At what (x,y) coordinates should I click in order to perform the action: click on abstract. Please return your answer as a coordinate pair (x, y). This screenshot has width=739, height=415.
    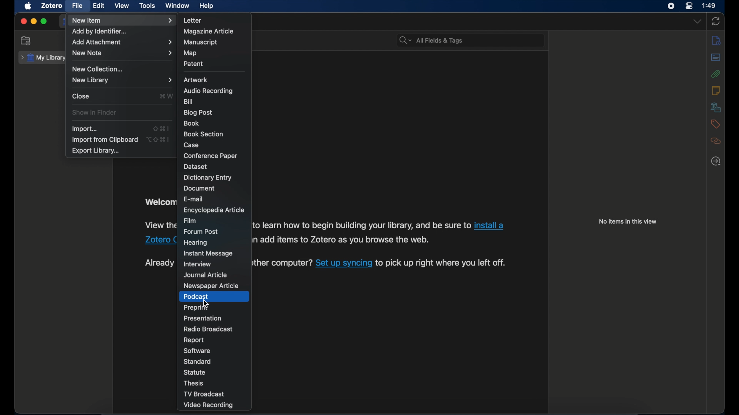
    Looking at the image, I should click on (716, 57).